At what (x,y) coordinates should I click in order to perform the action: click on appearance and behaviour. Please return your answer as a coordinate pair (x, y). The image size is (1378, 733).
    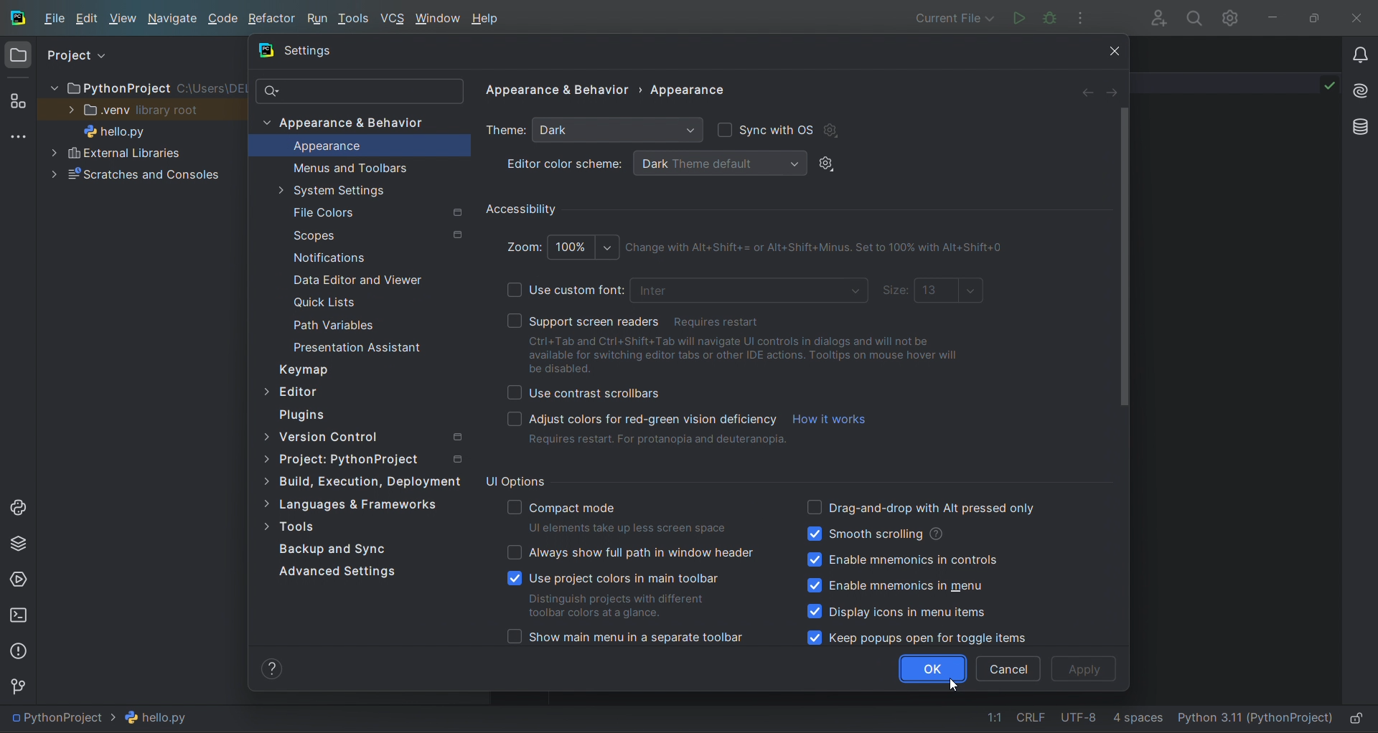
    Looking at the image, I should click on (360, 121).